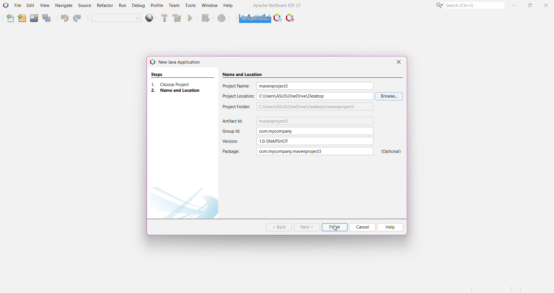  What do you see at coordinates (30, 6) in the screenshot?
I see `Edit` at bounding box center [30, 6].